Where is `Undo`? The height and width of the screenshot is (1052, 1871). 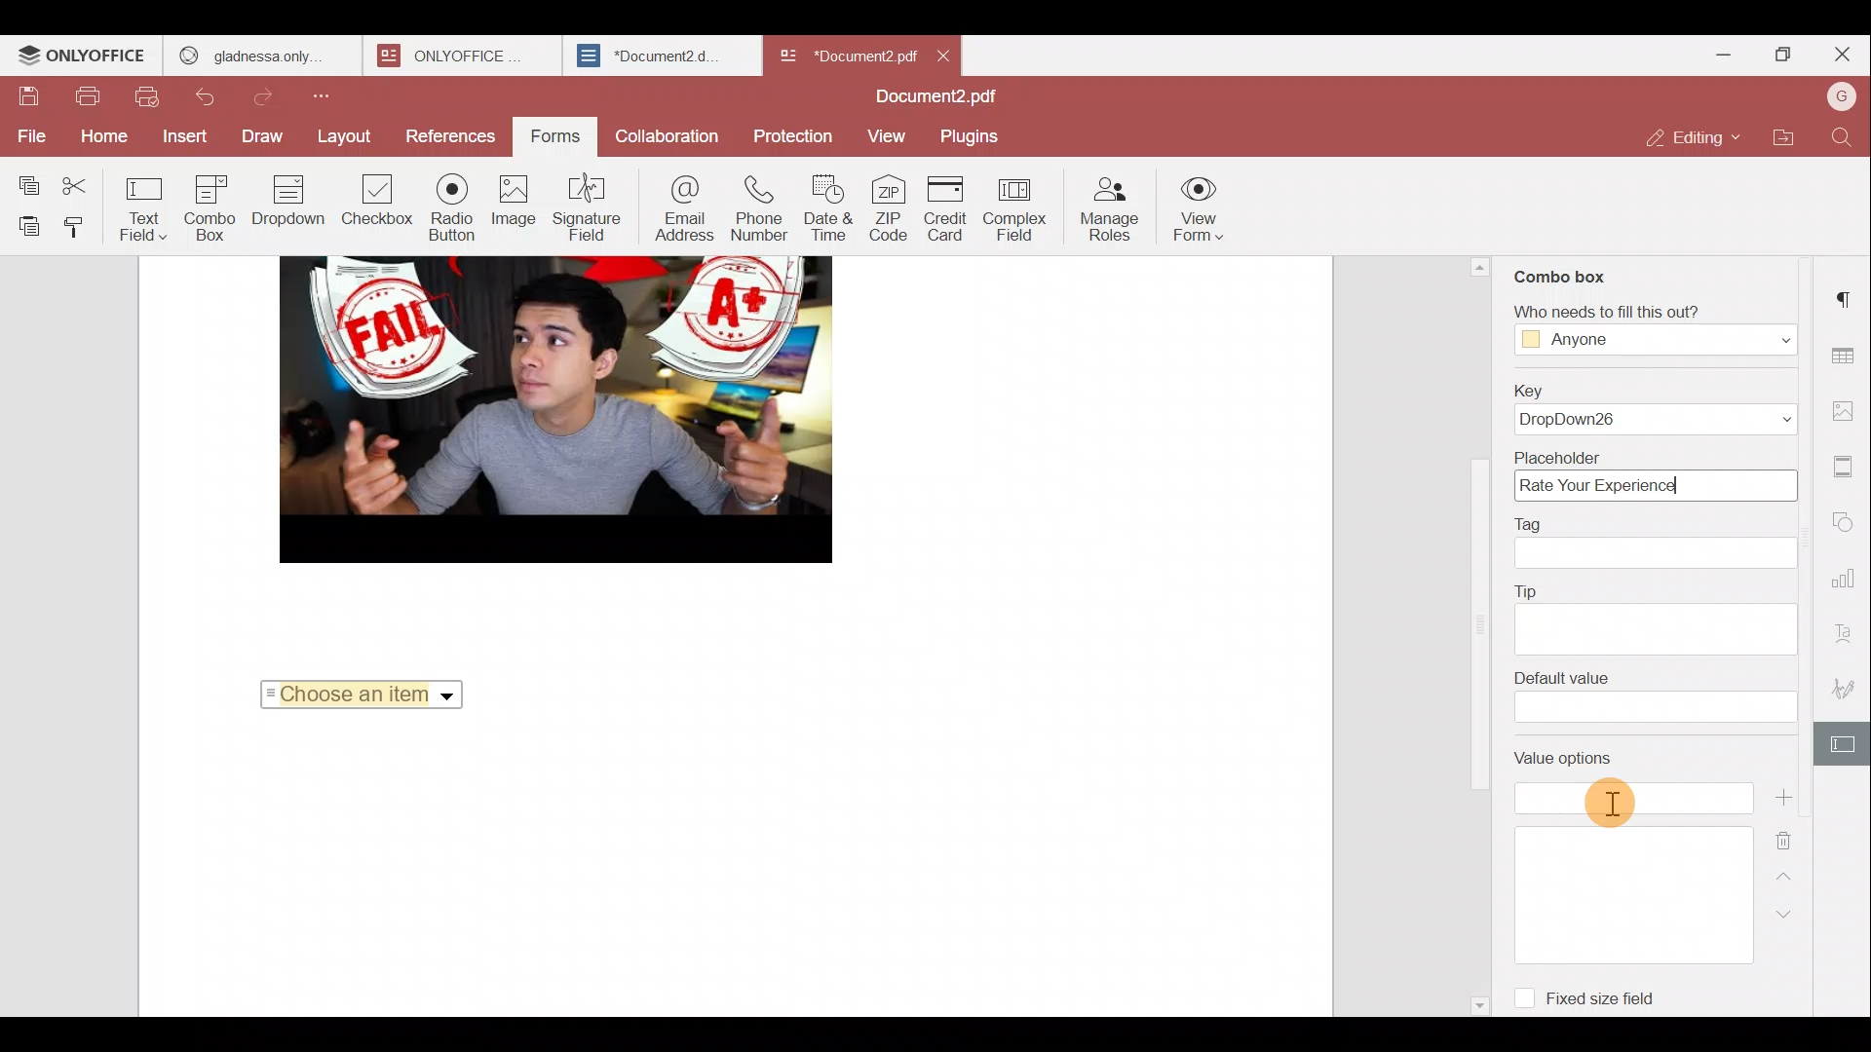 Undo is located at coordinates (210, 96).